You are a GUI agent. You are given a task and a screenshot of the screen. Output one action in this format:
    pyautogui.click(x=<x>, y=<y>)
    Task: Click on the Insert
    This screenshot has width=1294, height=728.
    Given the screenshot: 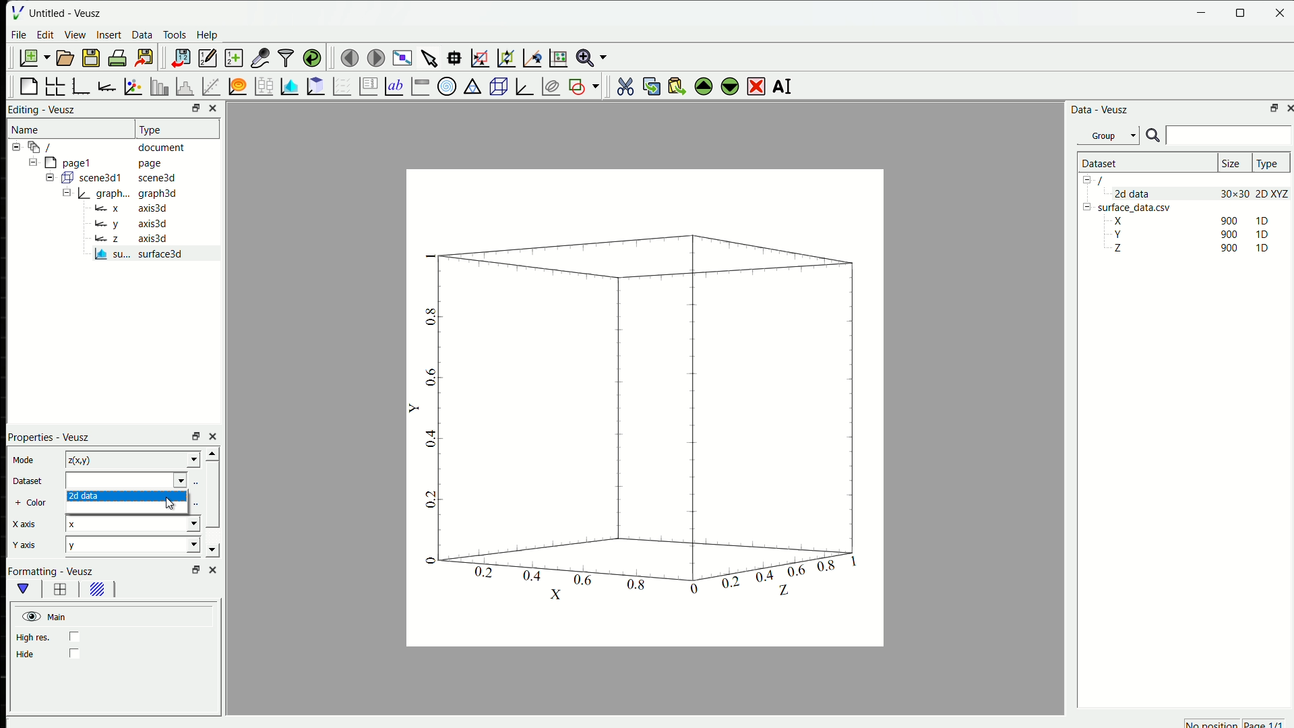 What is the action you would take?
    pyautogui.click(x=111, y=35)
    